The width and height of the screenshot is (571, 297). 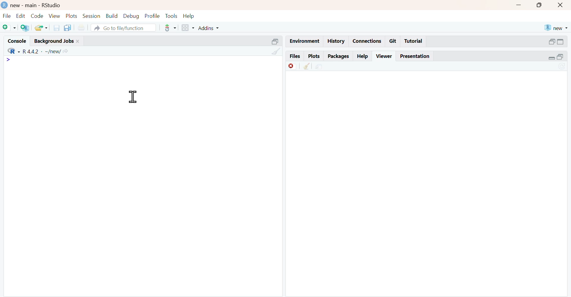 What do you see at coordinates (26, 28) in the screenshot?
I see `add R file` at bounding box center [26, 28].